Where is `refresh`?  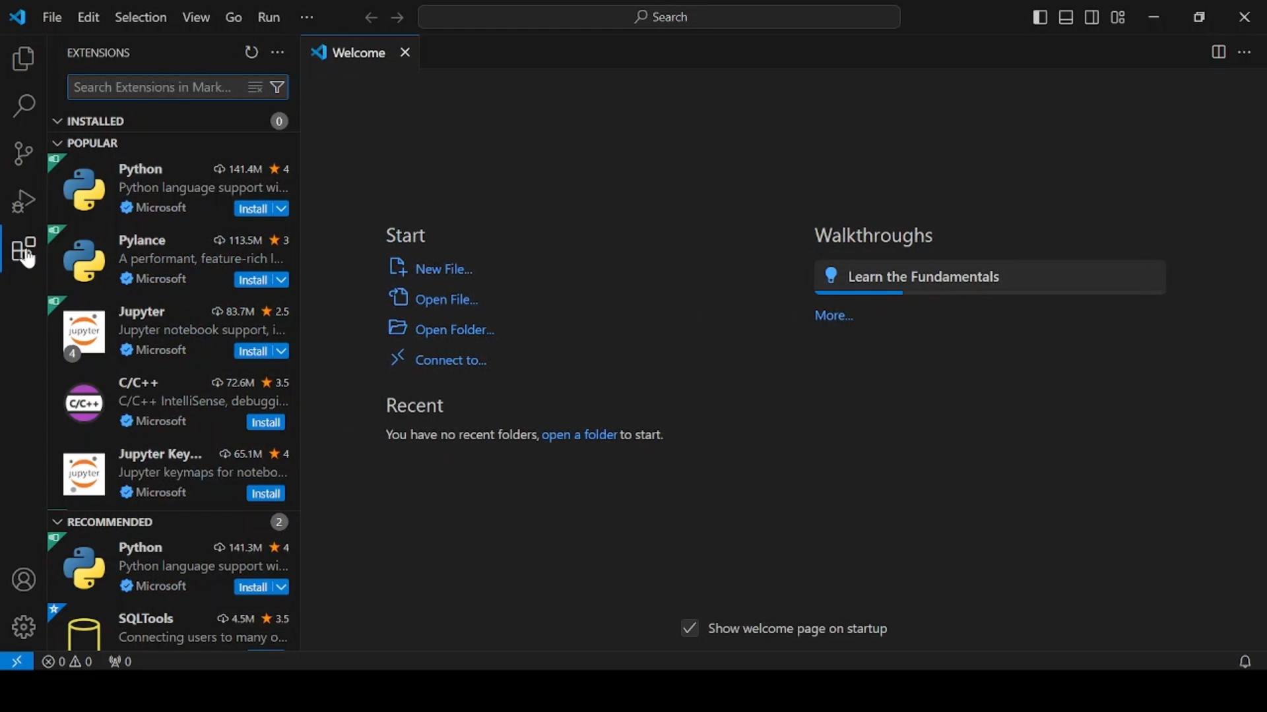
refresh is located at coordinates (253, 52).